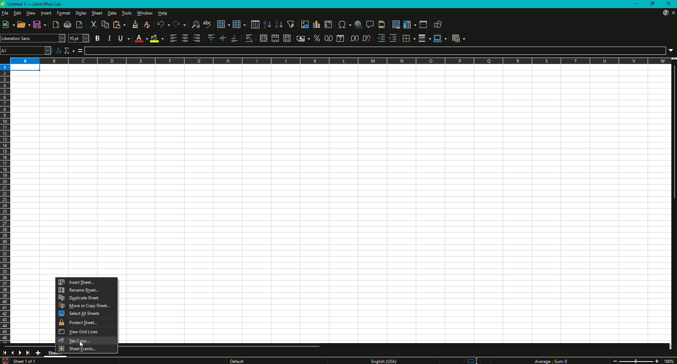  Describe the element at coordinates (86, 349) in the screenshot. I see `Sheet Events` at that location.